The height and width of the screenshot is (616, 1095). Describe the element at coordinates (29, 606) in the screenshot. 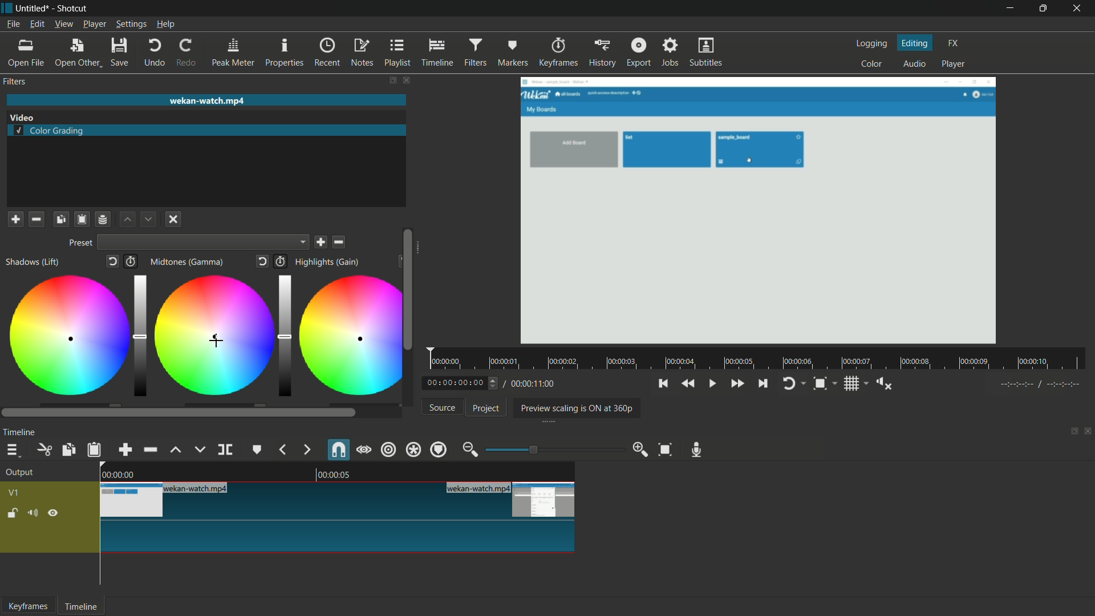

I see `keyframes` at that location.